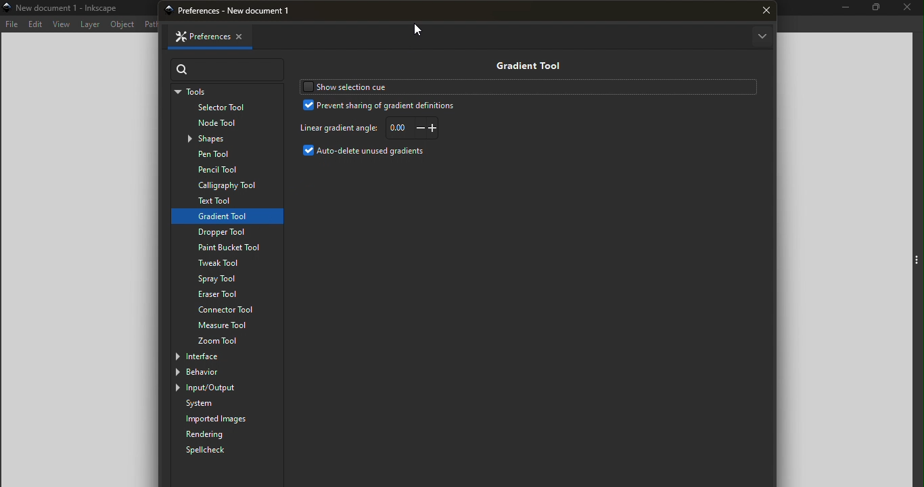  Describe the element at coordinates (227, 310) in the screenshot. I see `Connector tool` at that location.